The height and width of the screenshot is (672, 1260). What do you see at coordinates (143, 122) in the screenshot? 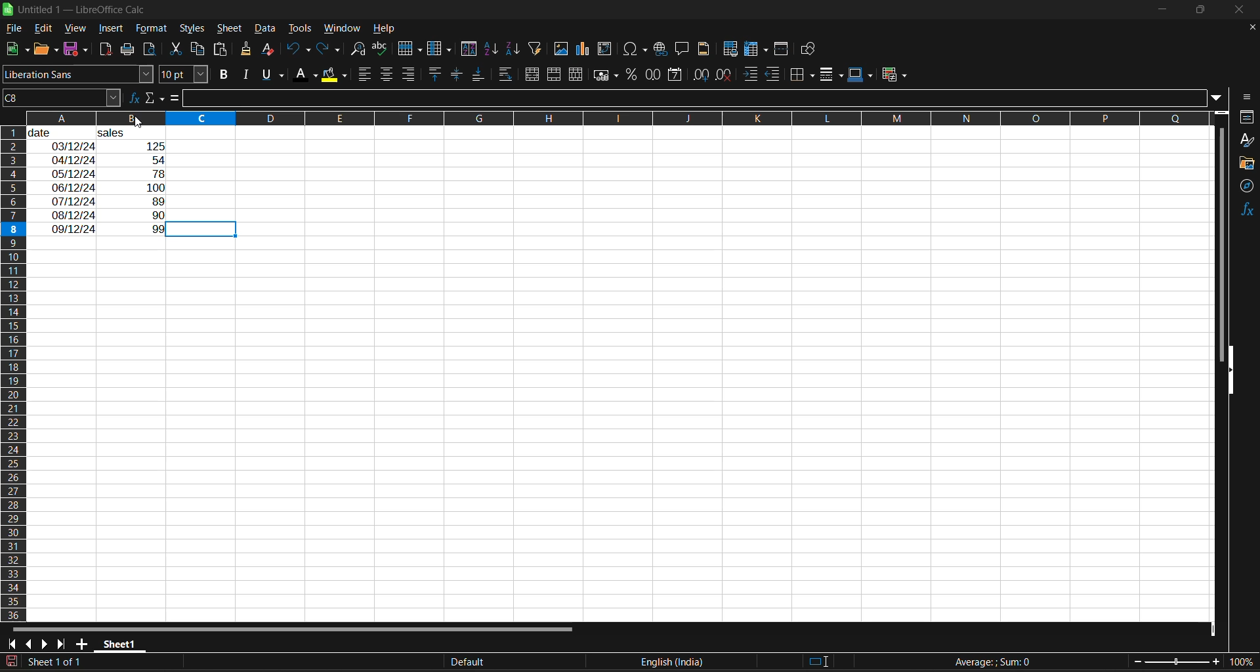
I see `cursor` at bounding box center [143, 122].